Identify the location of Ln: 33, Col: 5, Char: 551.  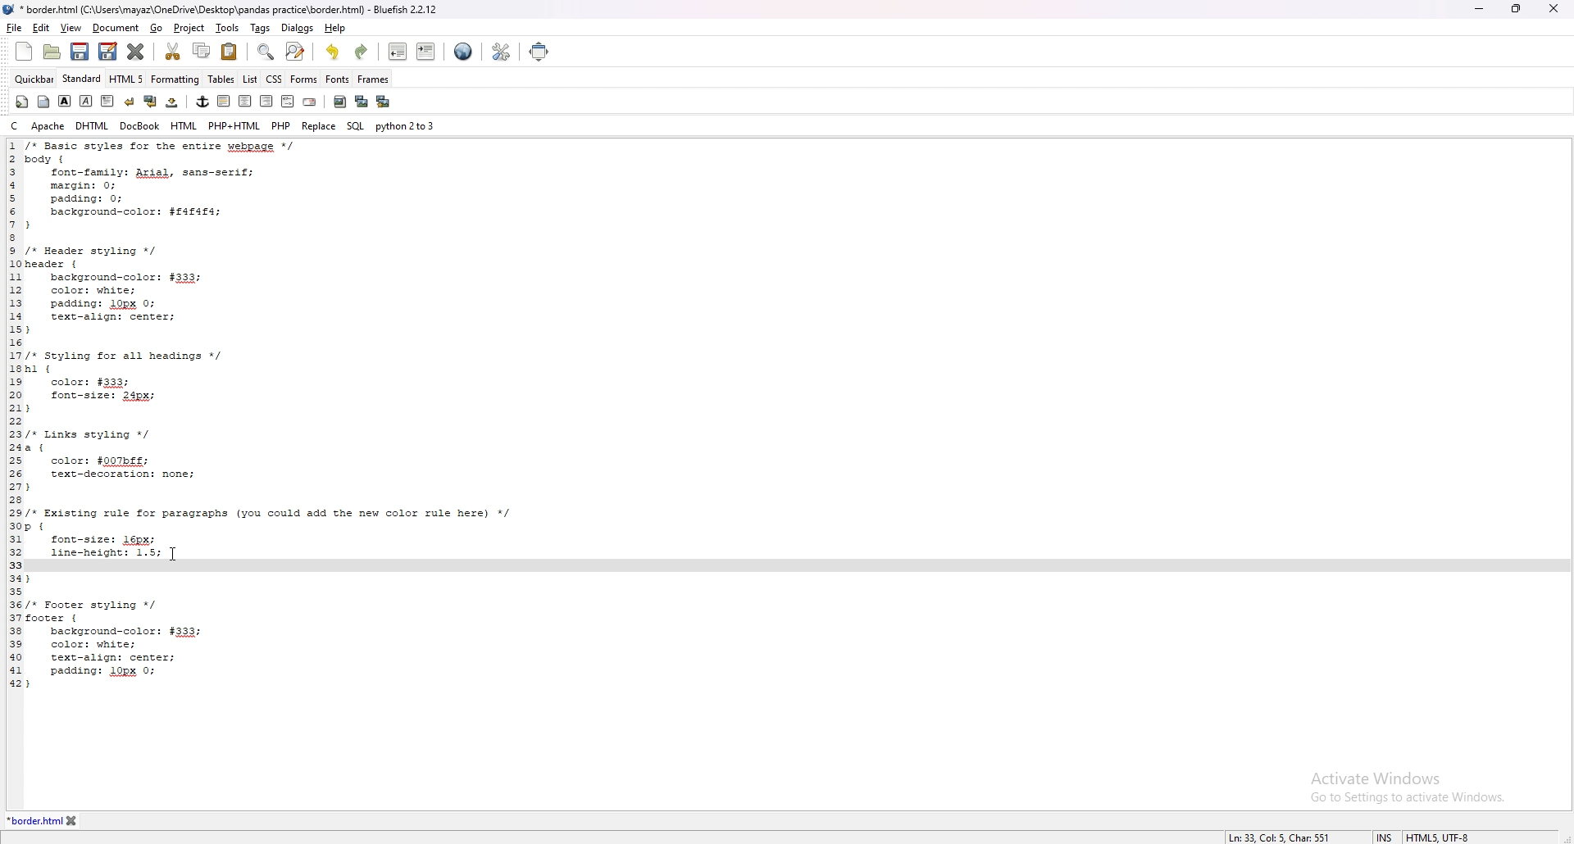
(1278, 832).